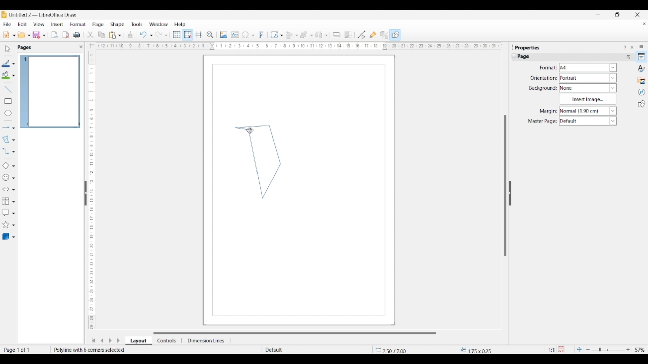 This screenshot has height=364, width=648. What do you see at coordinates (120, 35) in the screenshot?
I see `Paste options` at bounding box center [120, 35].